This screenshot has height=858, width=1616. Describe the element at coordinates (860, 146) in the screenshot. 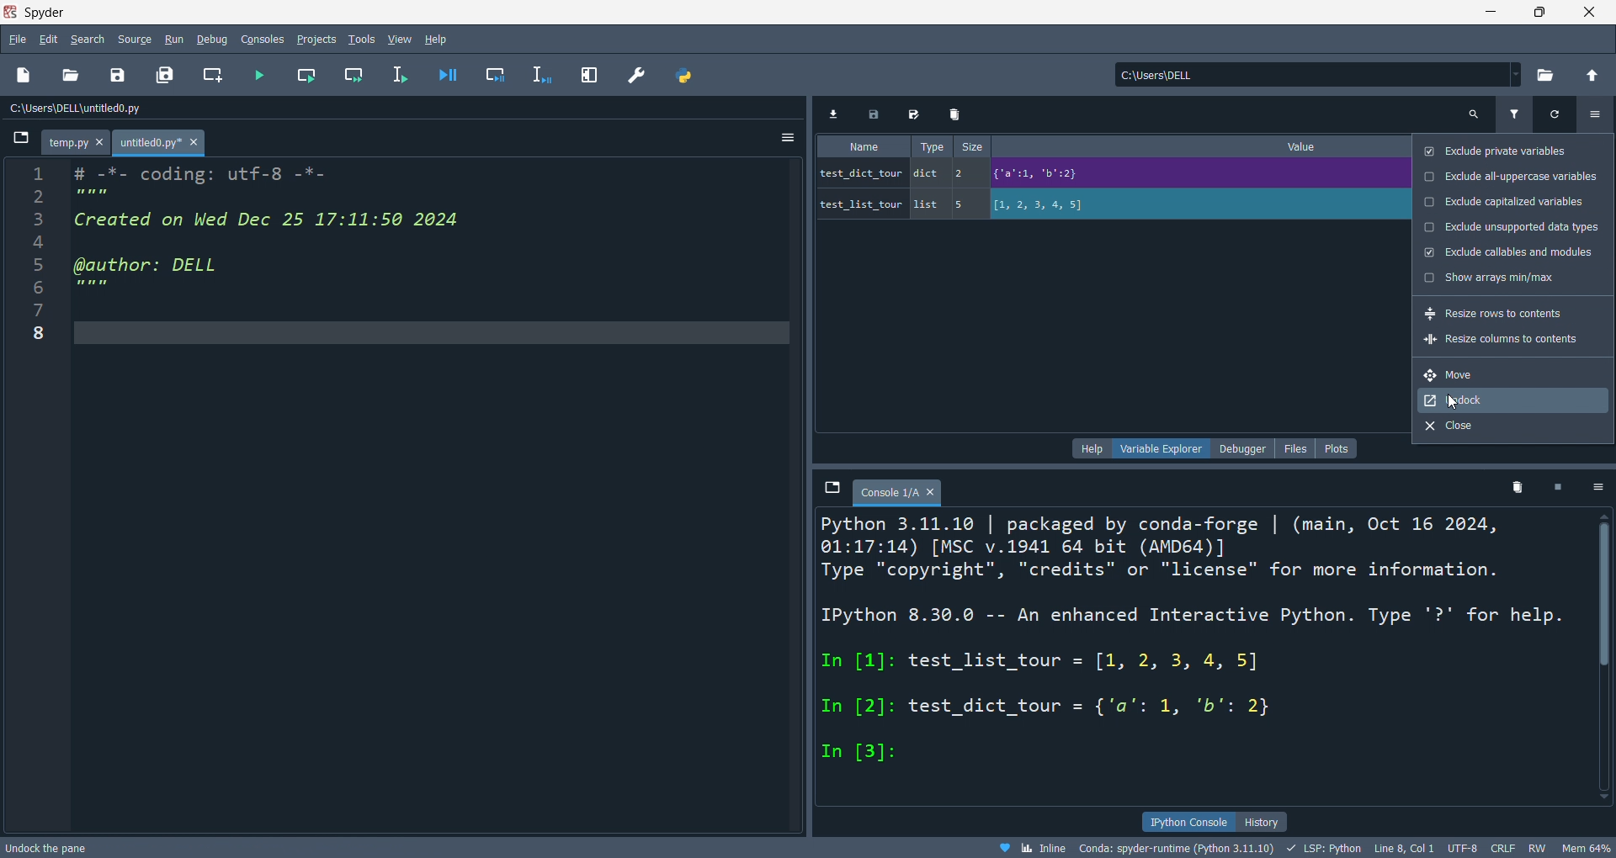

I see `name` at that location.